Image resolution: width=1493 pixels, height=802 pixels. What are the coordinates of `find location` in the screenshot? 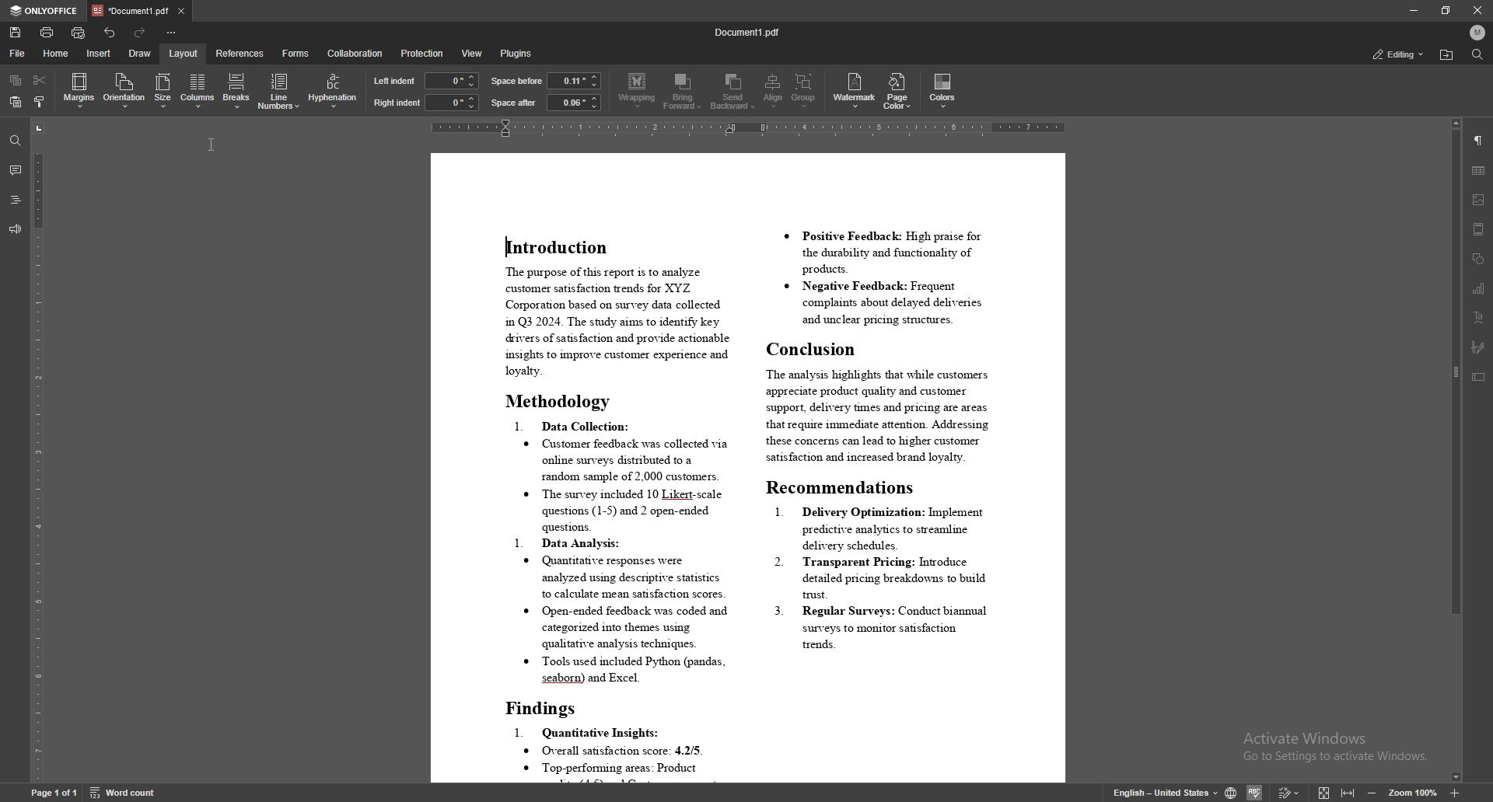 It's located at (1448, 55).